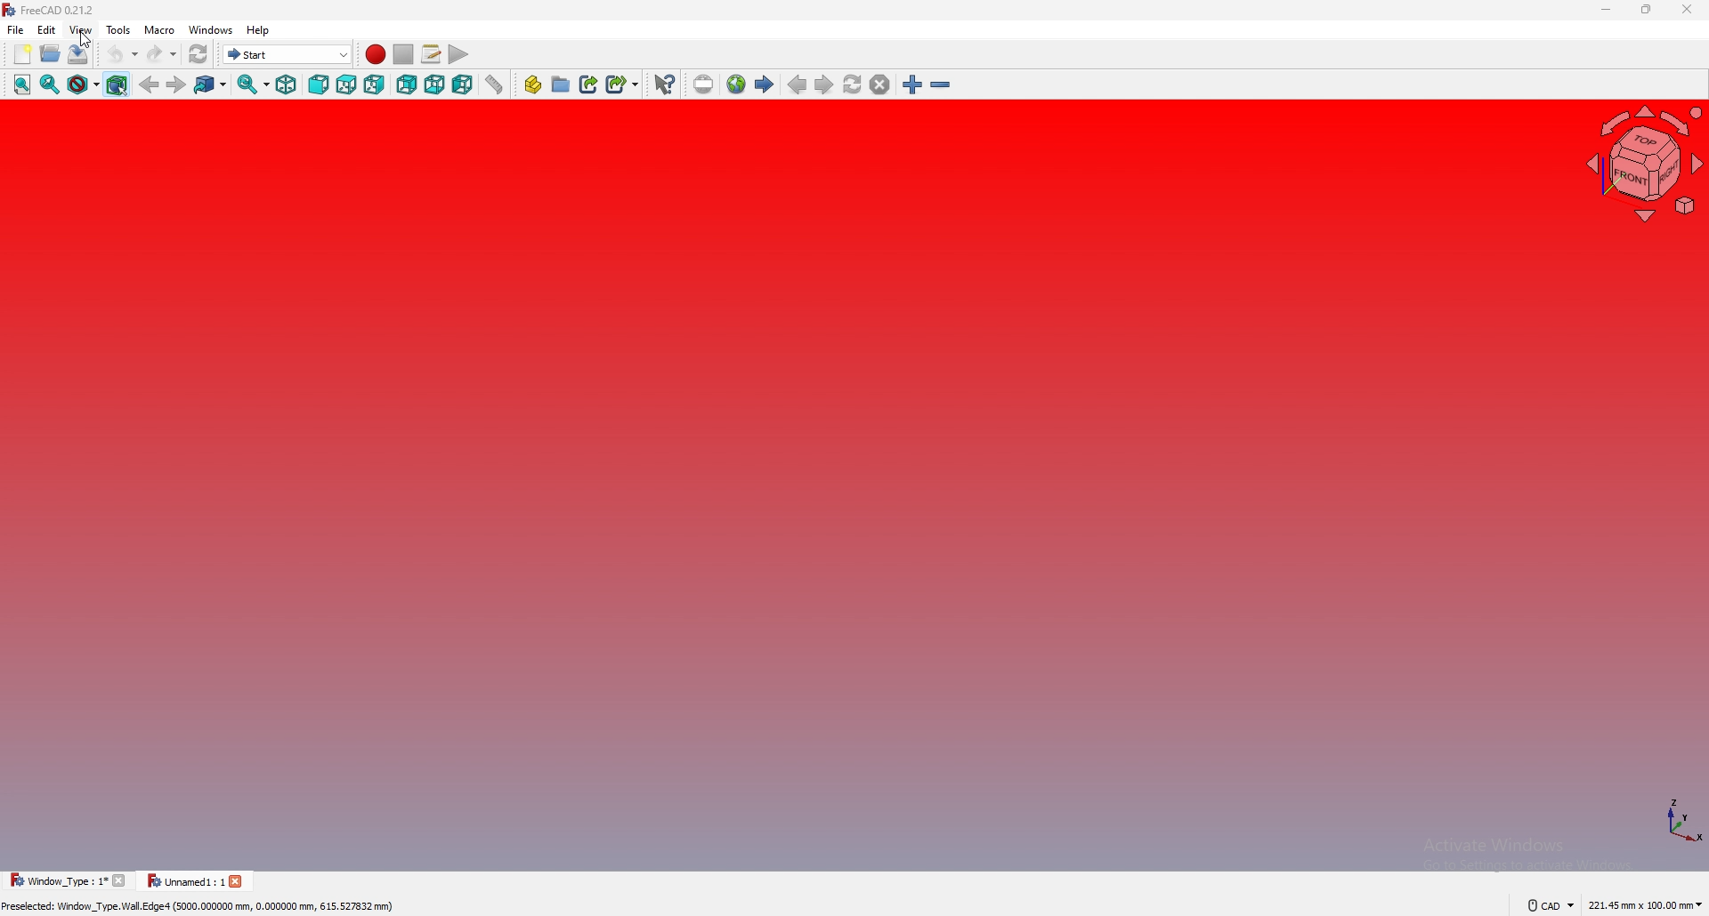  Describe the element at coordinates (703, 84) in the screenshot. I see `insert url` at that location.